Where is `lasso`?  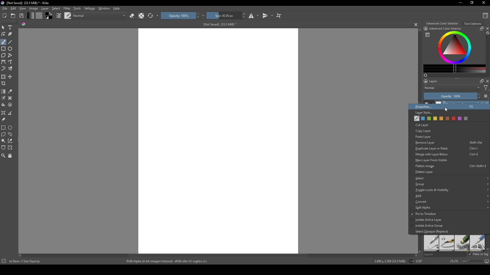 lasso is located at coordinates (11, 134).